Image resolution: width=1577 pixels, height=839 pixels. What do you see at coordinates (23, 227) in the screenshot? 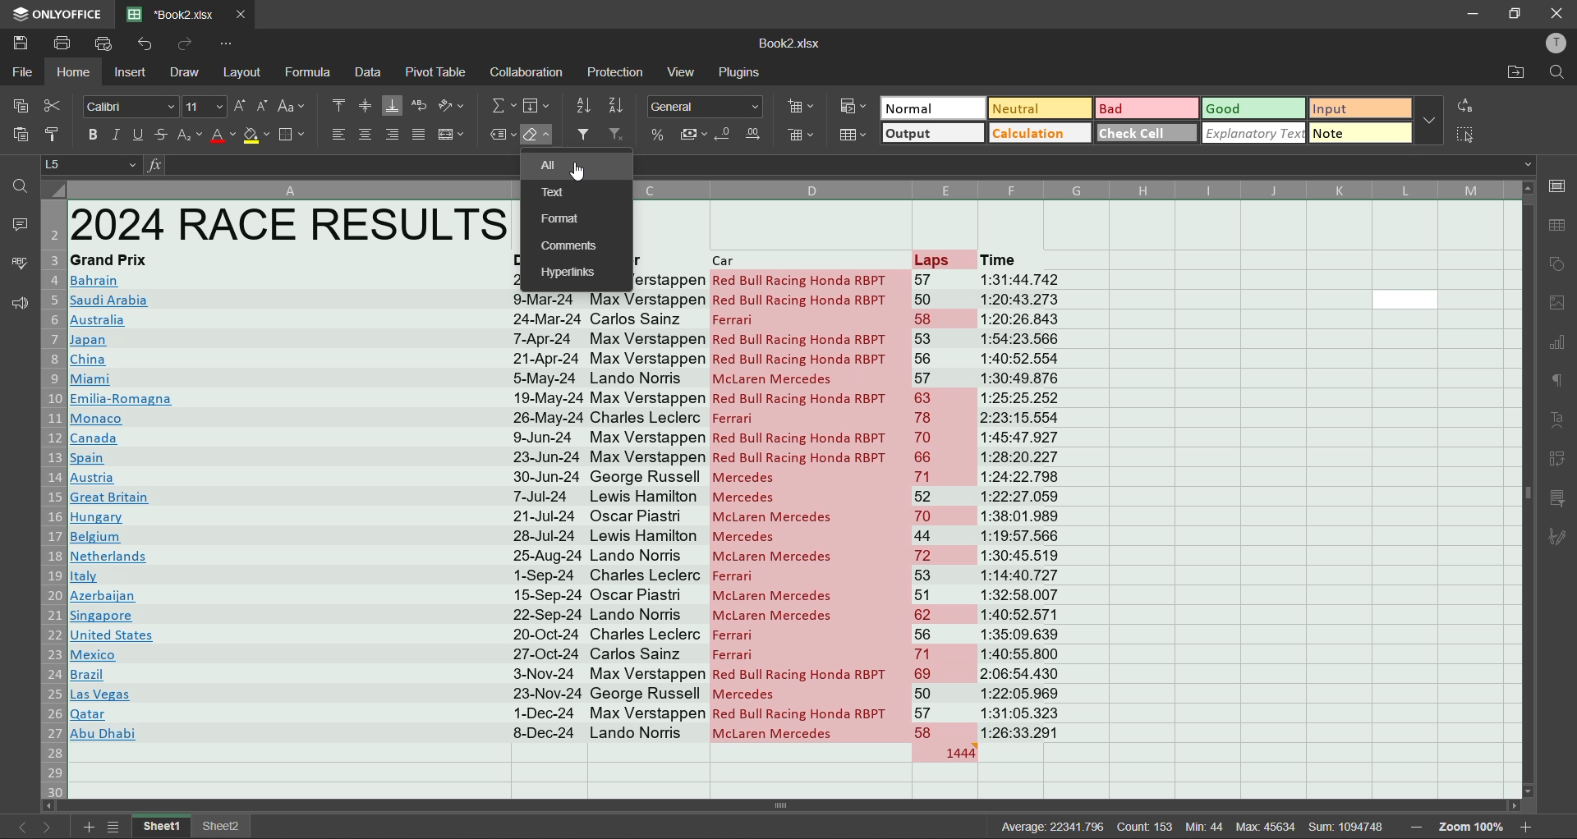
I see `comments` at bounding box center [23, 227].